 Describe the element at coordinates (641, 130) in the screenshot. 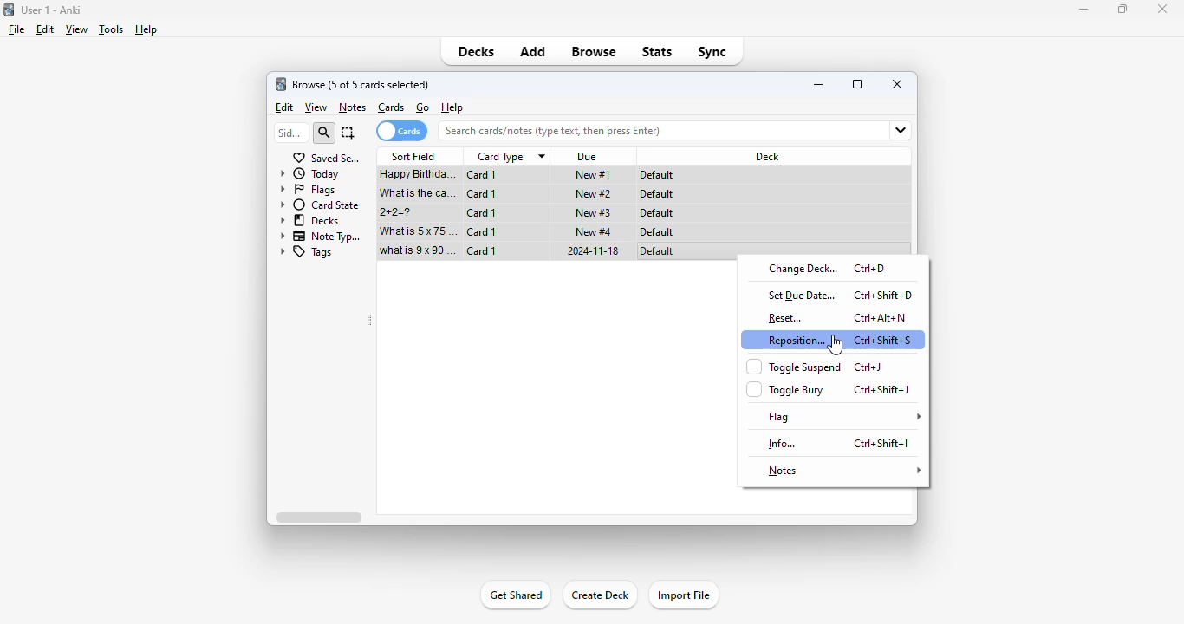

I see `search bar` at that location.